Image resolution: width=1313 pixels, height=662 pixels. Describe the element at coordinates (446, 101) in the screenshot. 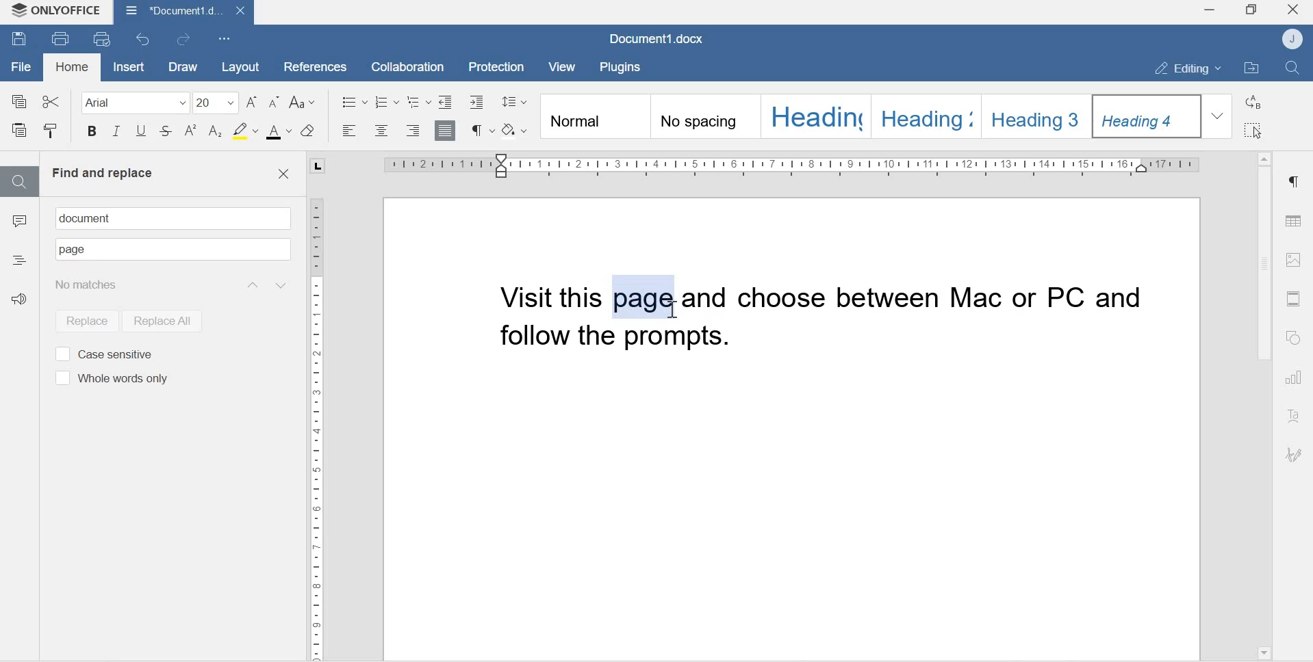

I see `Decrease indent` at that location.